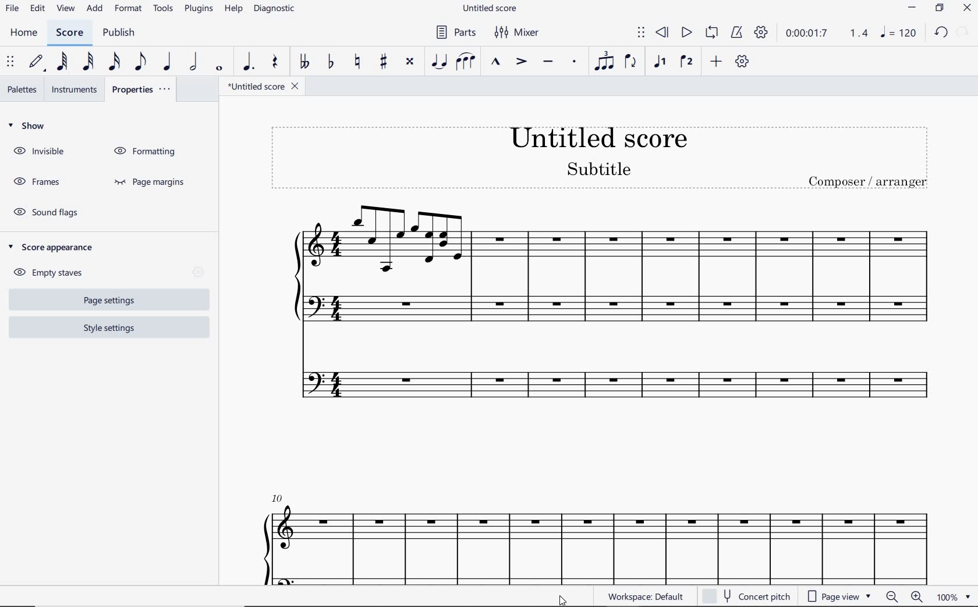  Describe the element at coordinates (114, 62) in the screenshot. I see `16TH NOTE` at that location.